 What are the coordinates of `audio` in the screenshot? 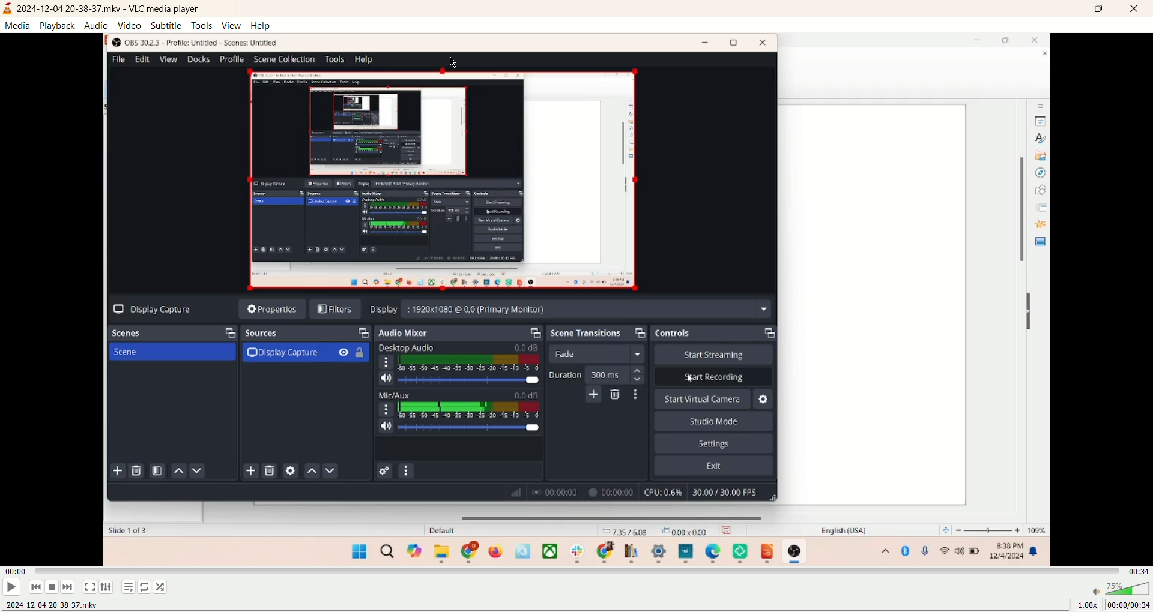 It's located at (98, 25).